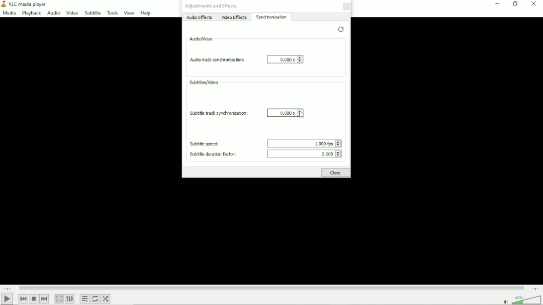 The image size is (543, 305). What do you see at coordinates (212, 154) in the screenshot?
I see `Subtitle duration factor` at bounding box center [212, 154].